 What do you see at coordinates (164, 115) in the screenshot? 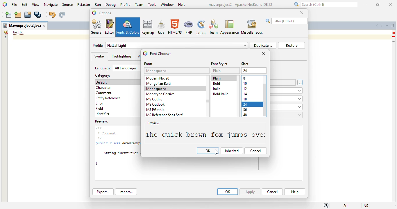
I see `MS reference sans serif` at bounding box center [164, 115].